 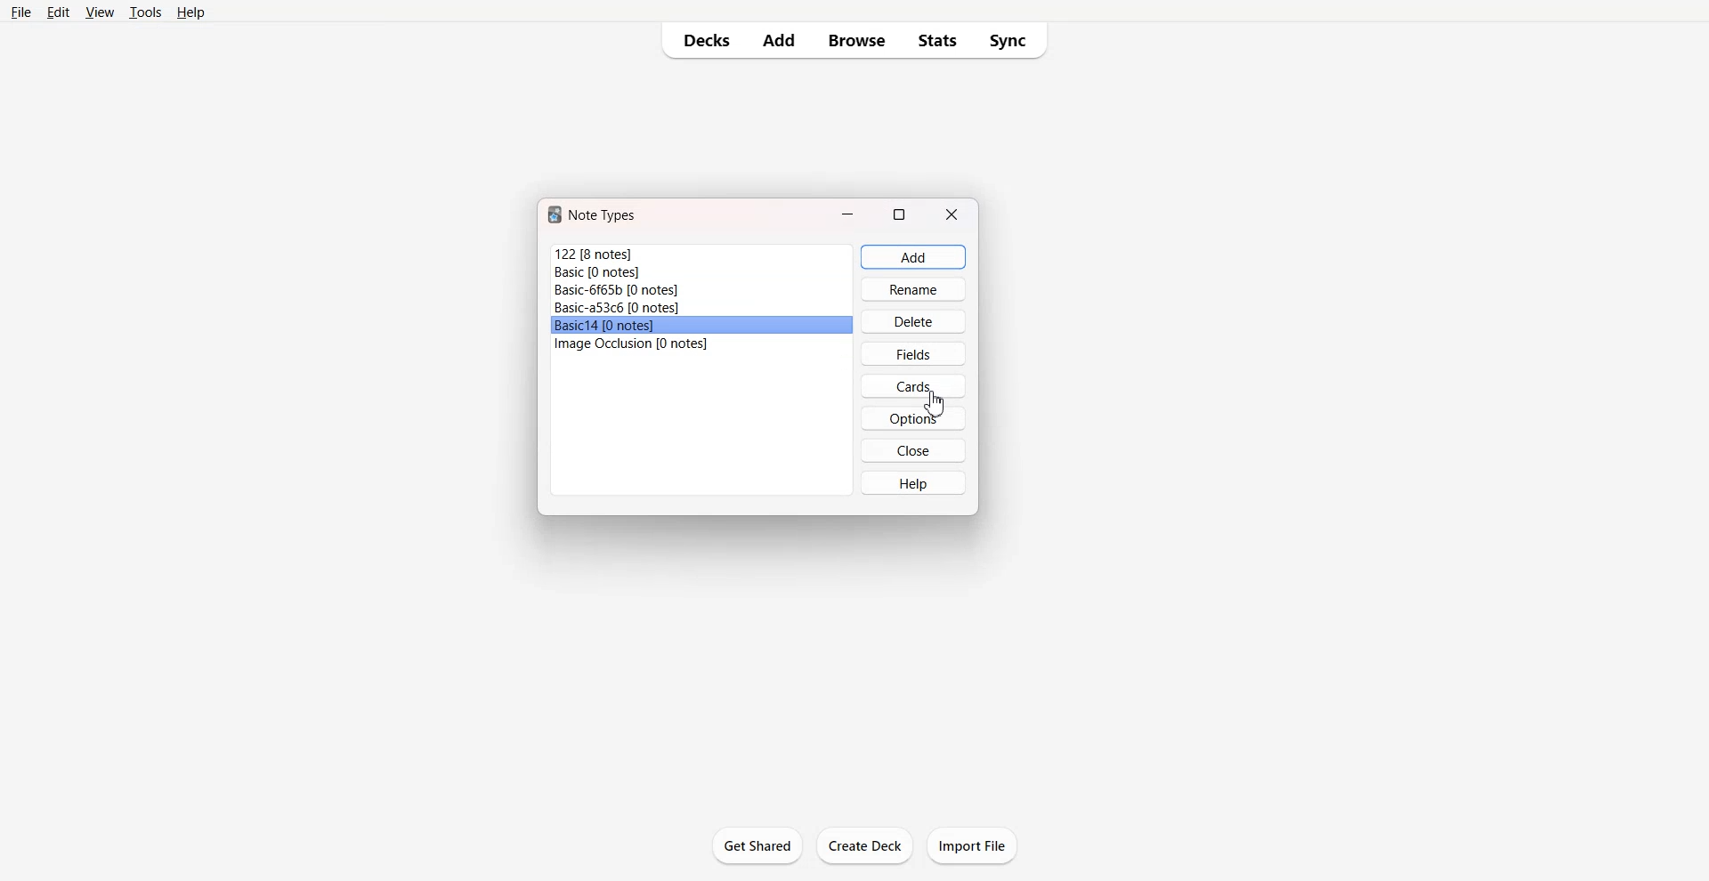 What do you see at coordinates (99, 12) in the screenshot?
I see `View` at bounding box center [99, 12].